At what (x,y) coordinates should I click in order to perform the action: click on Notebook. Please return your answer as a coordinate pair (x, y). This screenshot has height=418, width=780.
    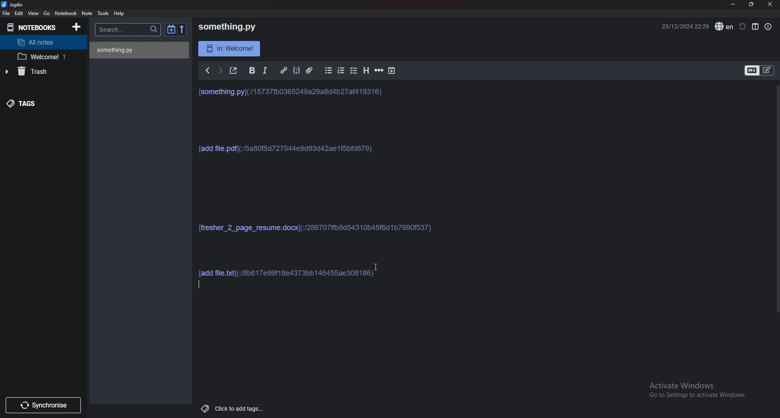
    Looking at the image, I should click on (66, 13).